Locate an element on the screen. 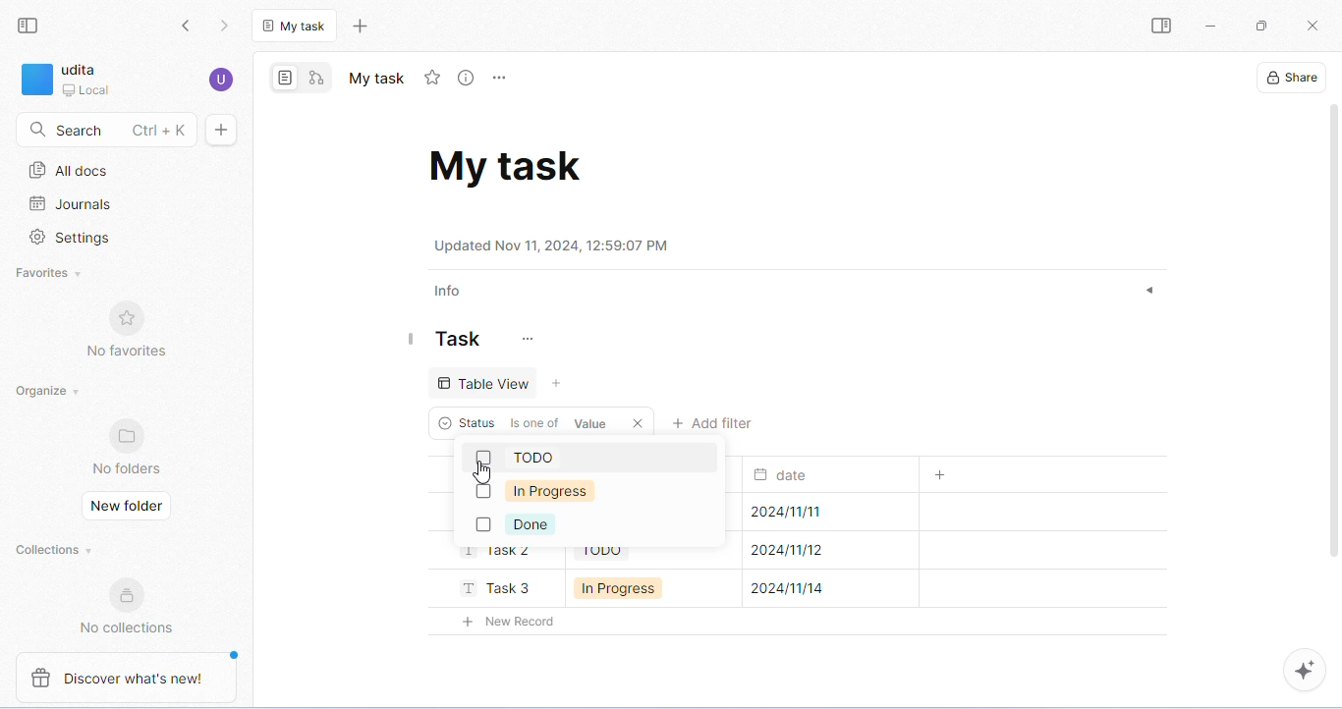 This screenshot has width=1342, height=709. tab name is located at coordinates (375, 78).